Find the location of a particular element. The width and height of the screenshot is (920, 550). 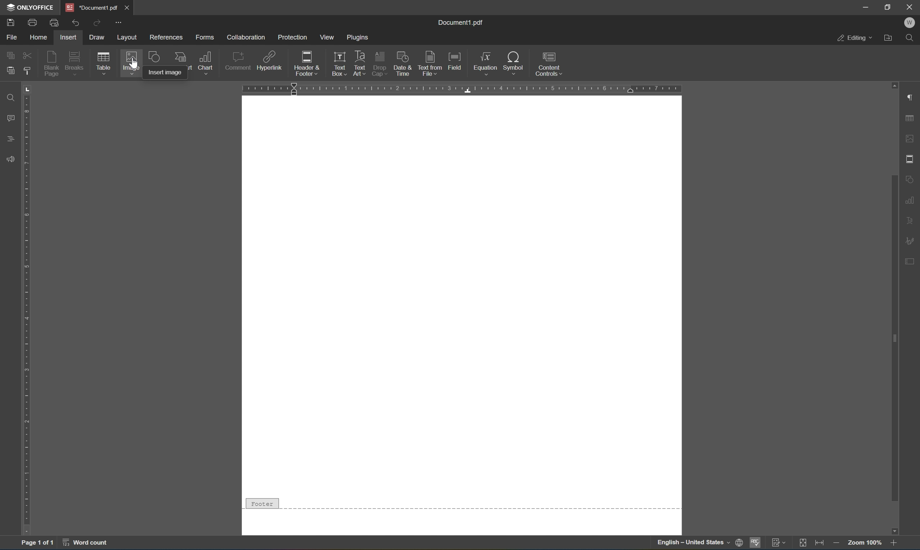

fit to width is located at coordinates (819, 543).